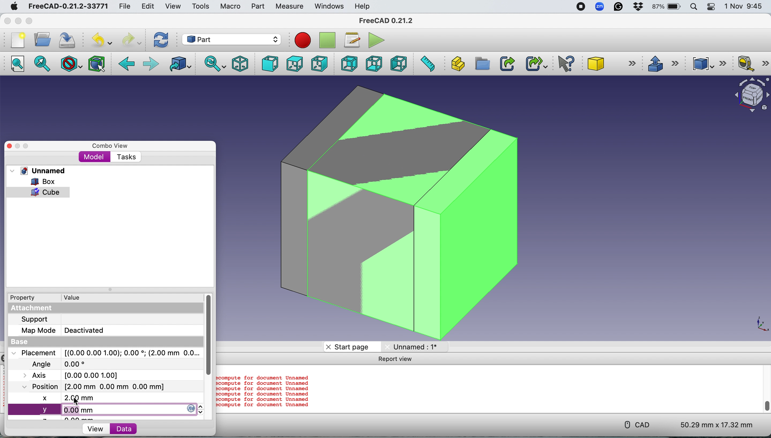  What do you see at coordinates (105, 409) in the screenshot?
I see `y axis selected` at bounding box center [105, 409].